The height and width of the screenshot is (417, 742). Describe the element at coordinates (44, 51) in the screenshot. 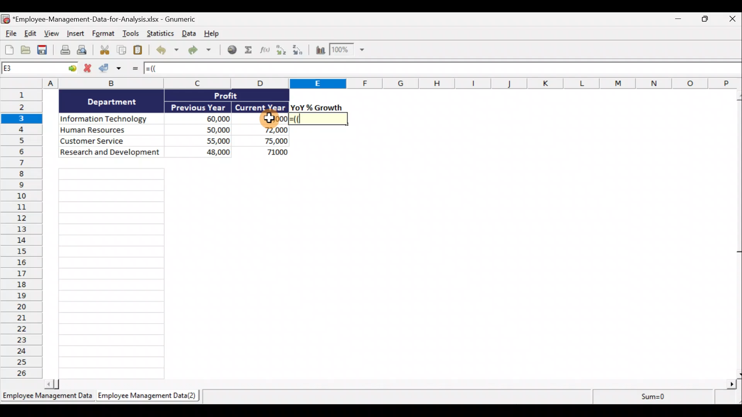

I see `Save the current workbook` at that location.